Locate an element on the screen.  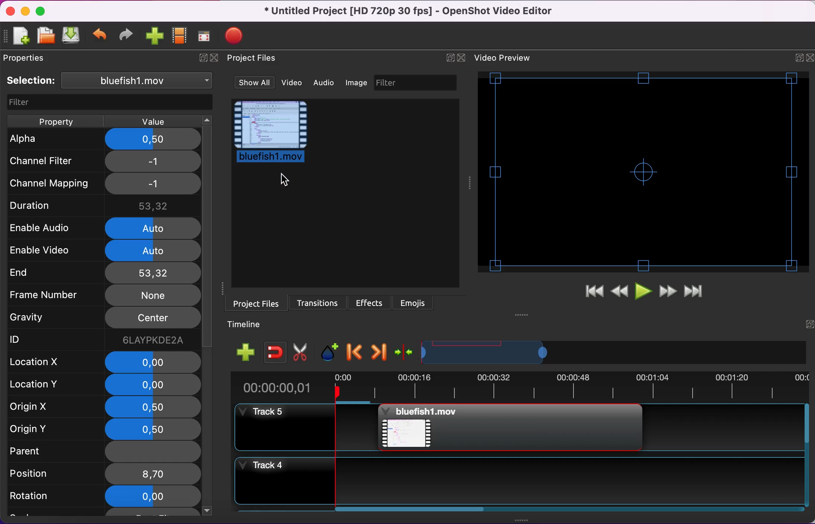
video is located at coordinates (295, 83).